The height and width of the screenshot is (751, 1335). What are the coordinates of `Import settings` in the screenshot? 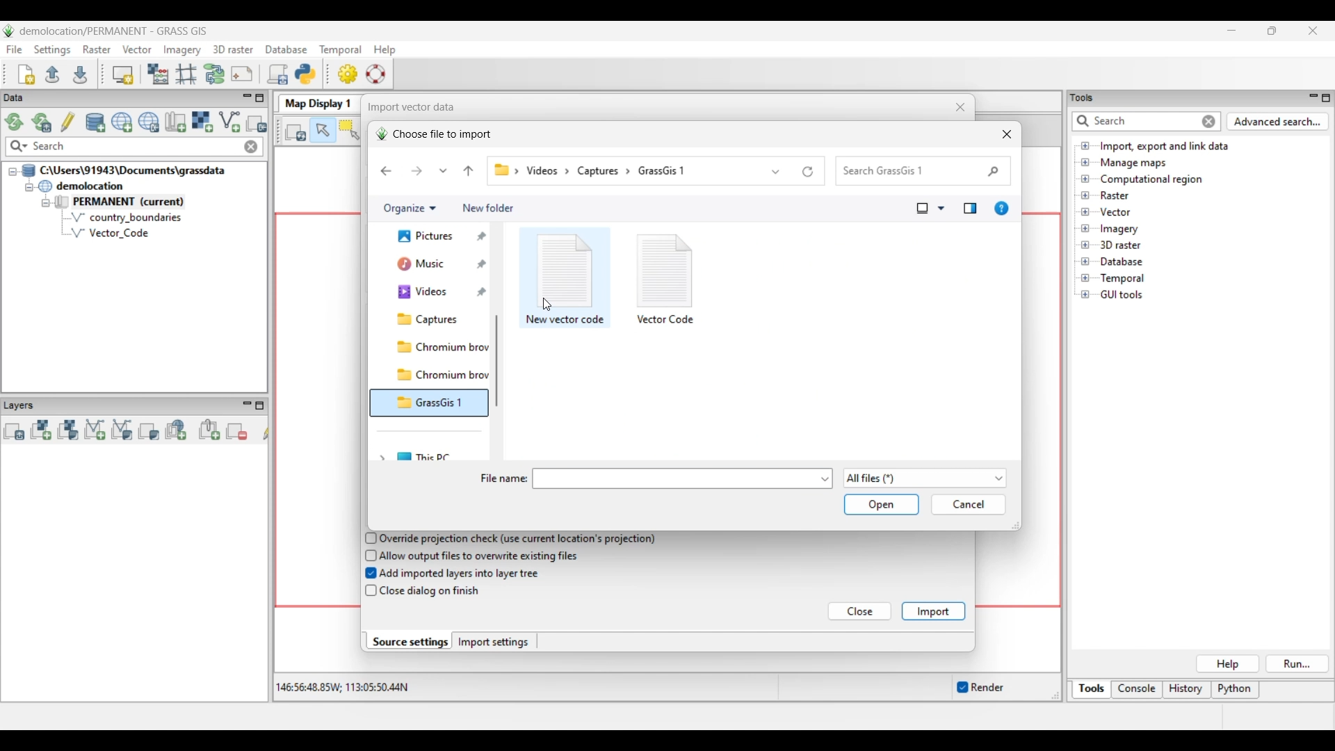 It's located at (494, 642).